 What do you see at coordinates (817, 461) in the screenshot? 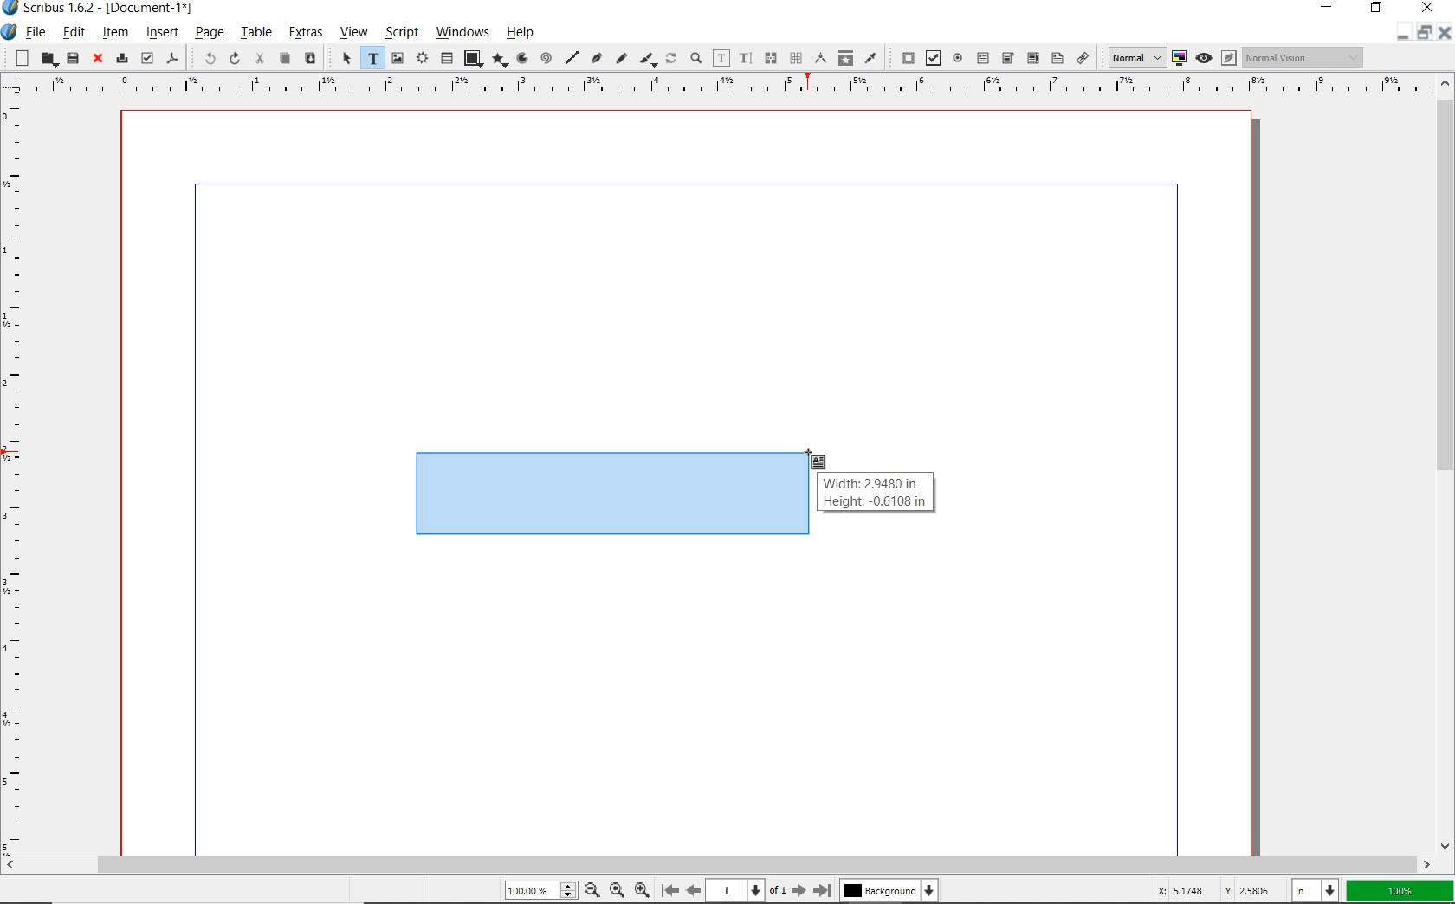
I see `Cursor` at bounding box center [817, 461].